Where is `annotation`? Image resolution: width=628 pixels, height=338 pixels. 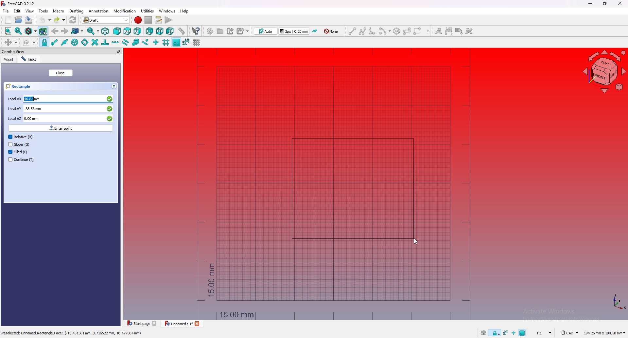
annotation is located at coordinates (99, 11).